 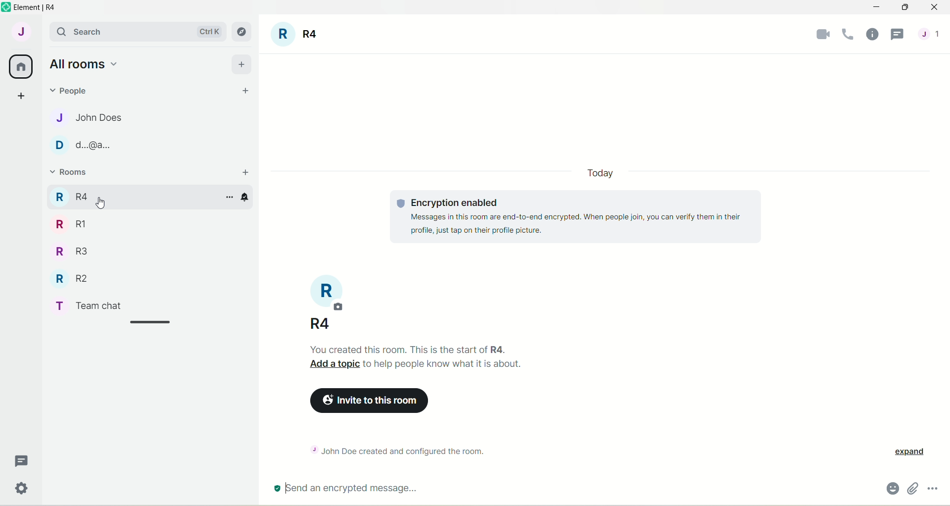 I want to click on room title, so click(x=296, y=36).